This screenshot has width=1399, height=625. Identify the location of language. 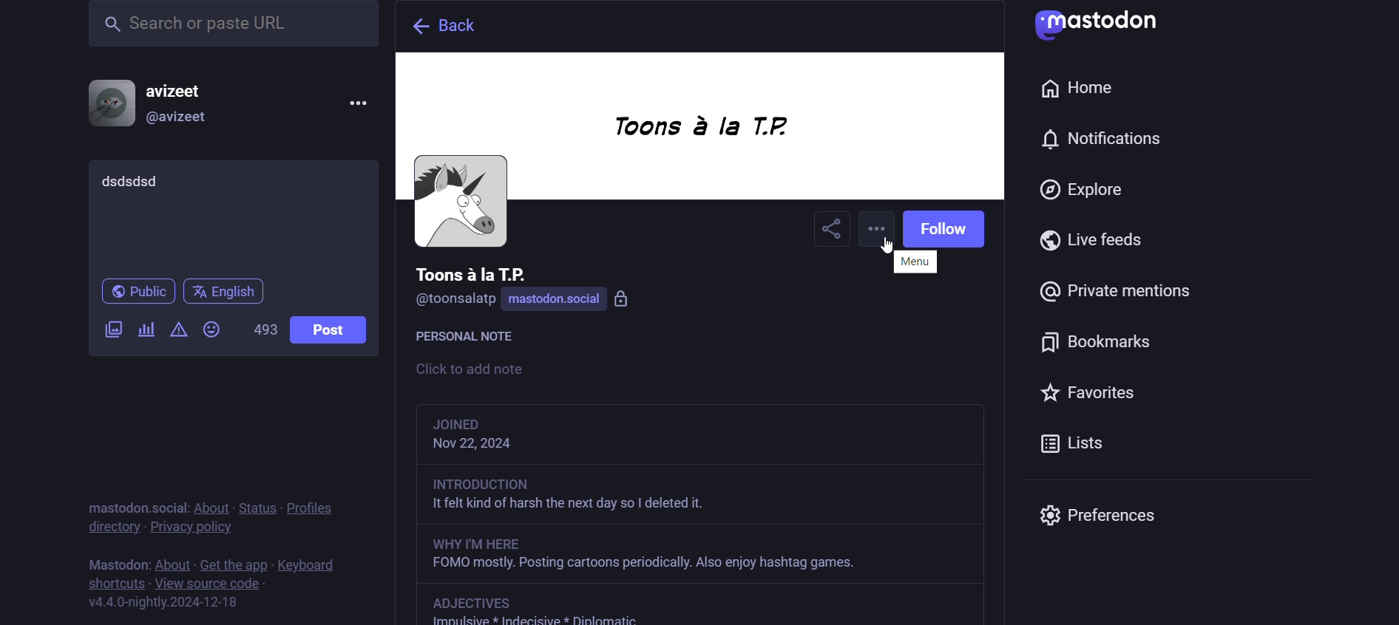
(225, 293).